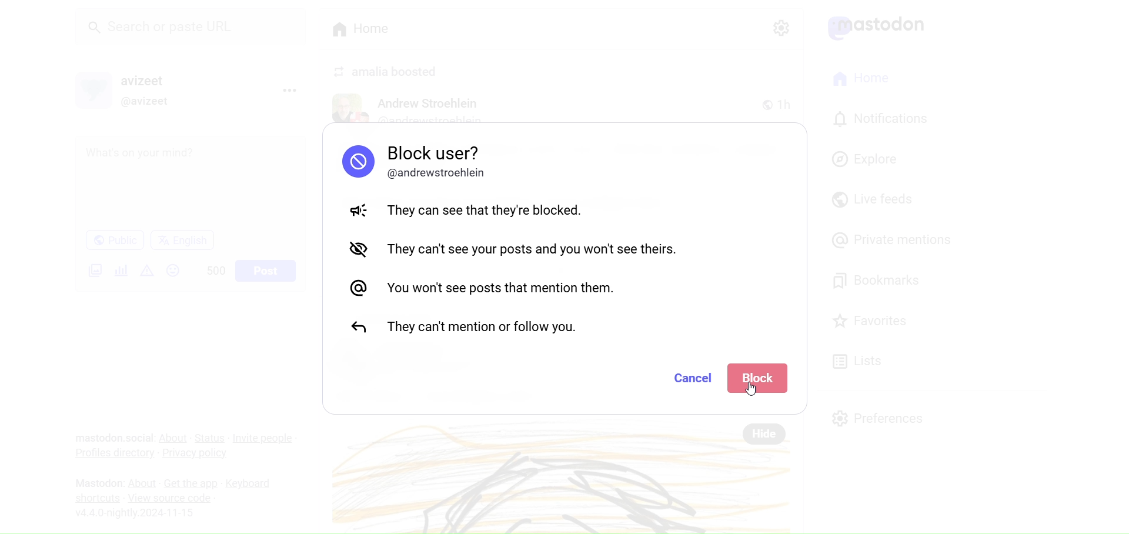 Image resolution: width=1129 pixels, height=534 pixels. What do you see at coordinates (565, 209) in the screenshot?
I see `They can see that the are blocked` at bounding box center [565, 209].